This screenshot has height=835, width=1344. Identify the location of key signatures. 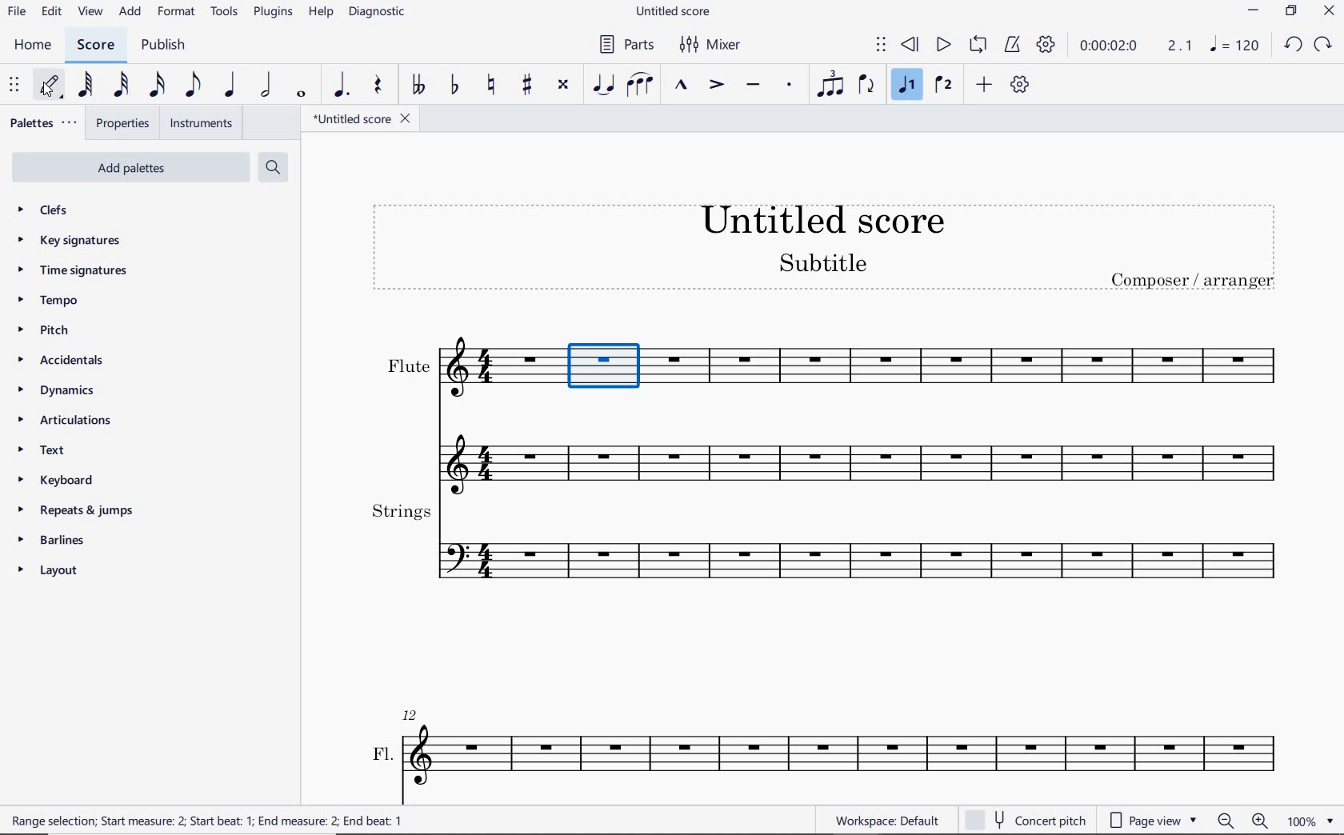
(76, 242).